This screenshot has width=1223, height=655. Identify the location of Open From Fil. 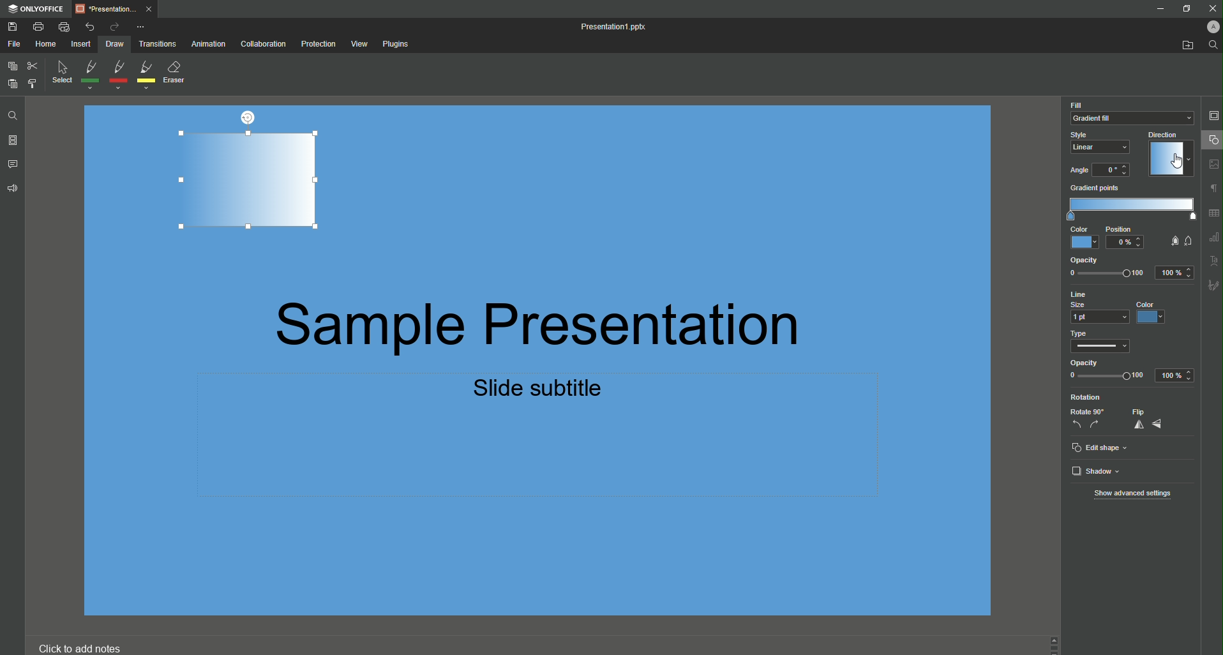
(1189, 47).